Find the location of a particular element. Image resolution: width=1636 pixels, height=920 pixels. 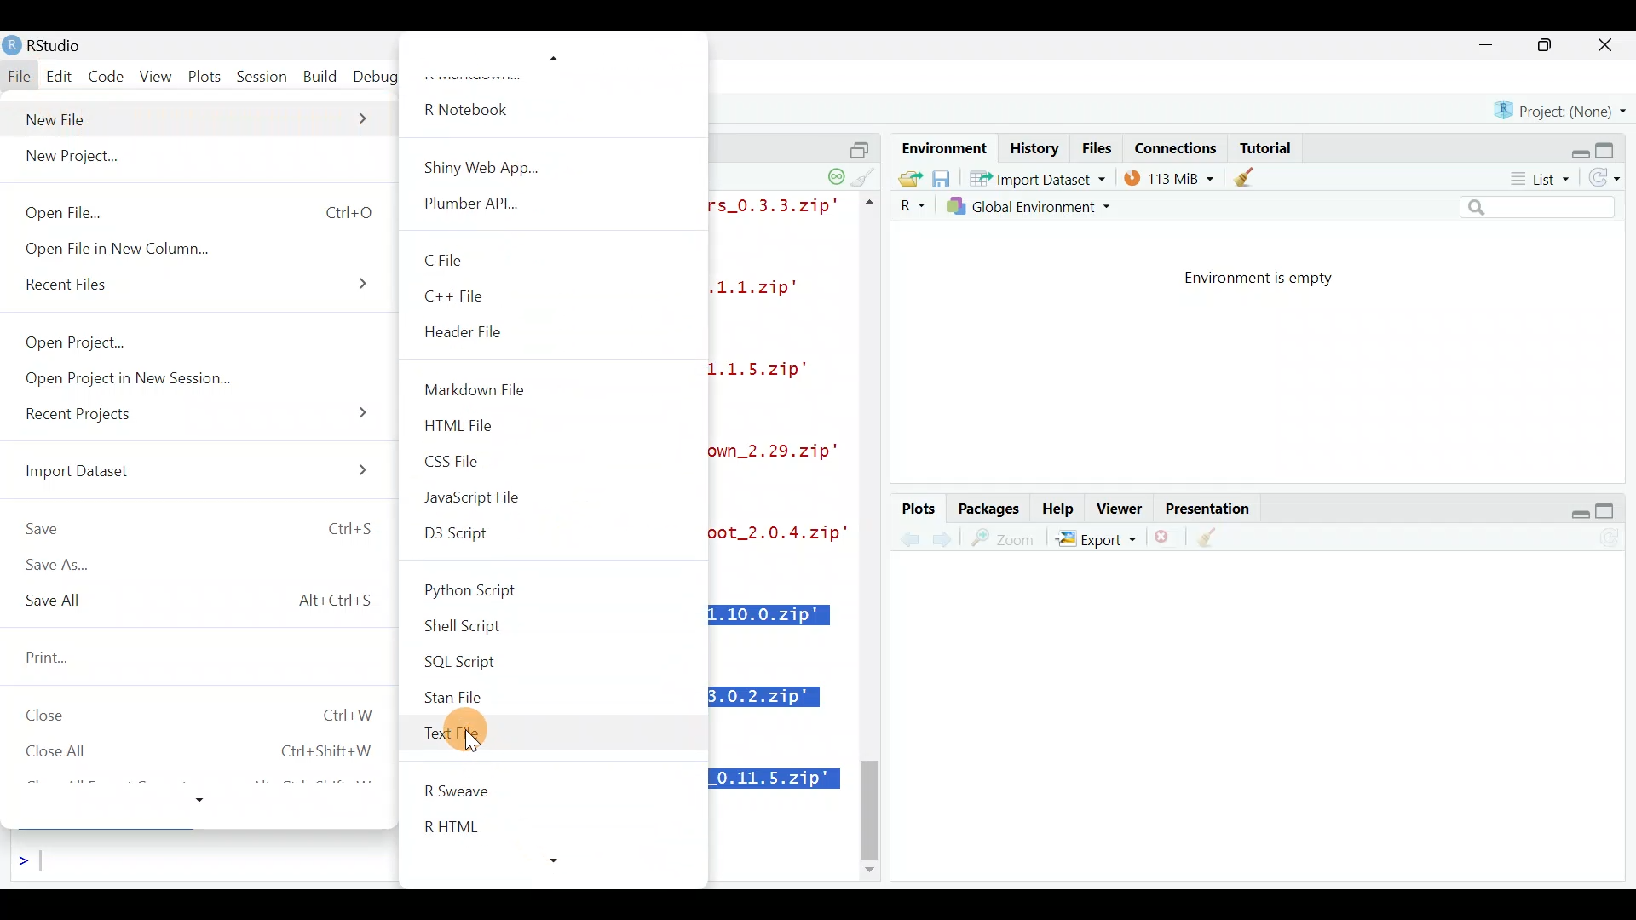

Plots is located at coordinates (919, 509).